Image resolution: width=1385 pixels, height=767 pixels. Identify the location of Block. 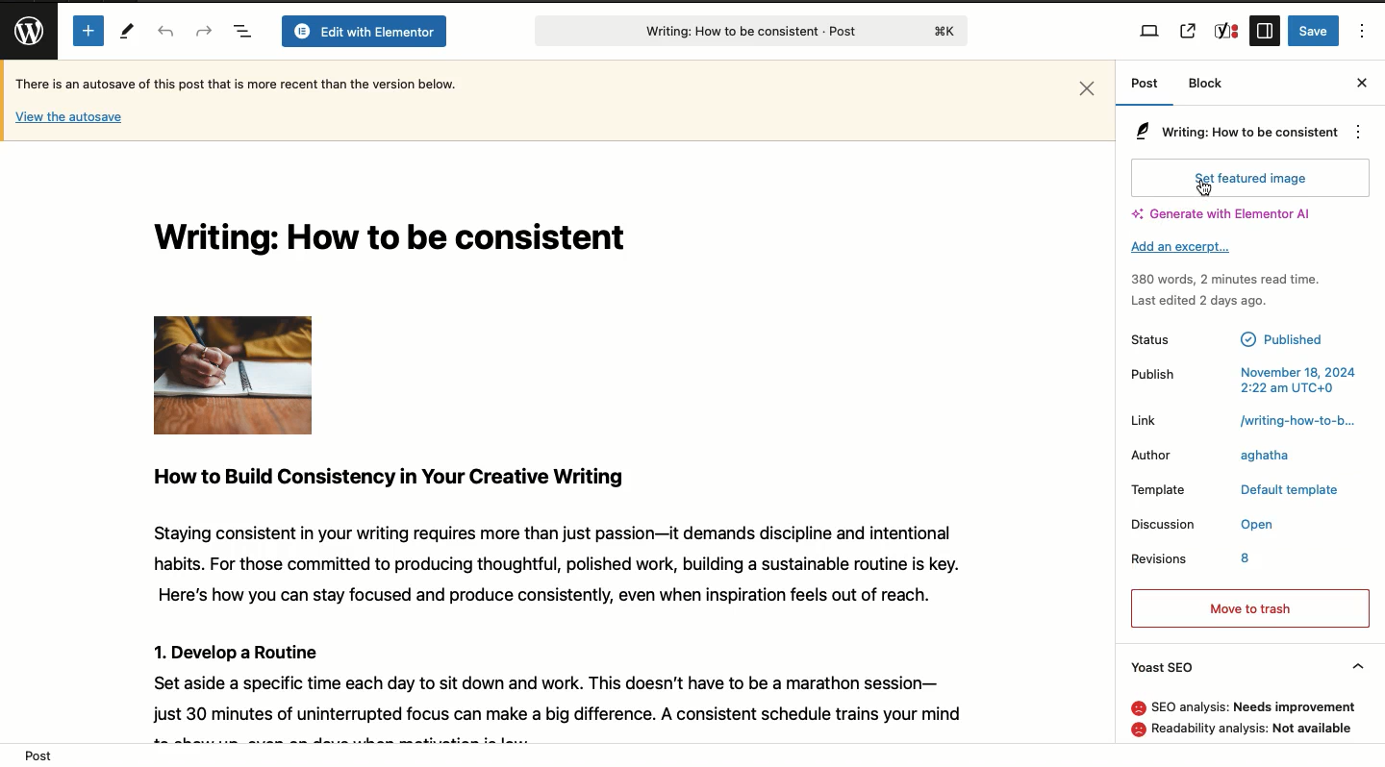
(1205, 84).